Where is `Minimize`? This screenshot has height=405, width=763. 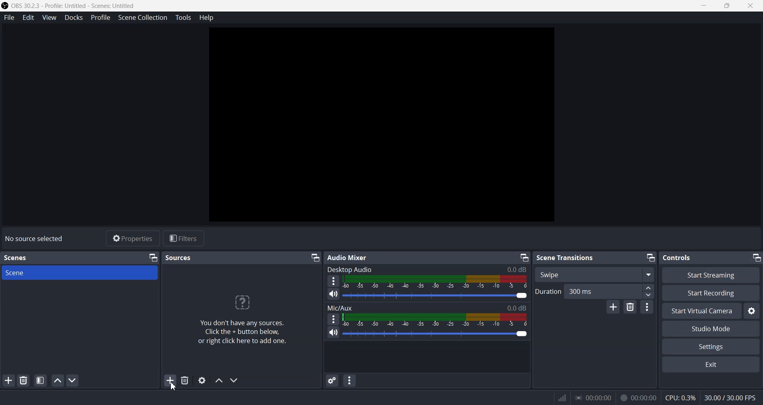 Minimize is located at coordinates (755, 257).